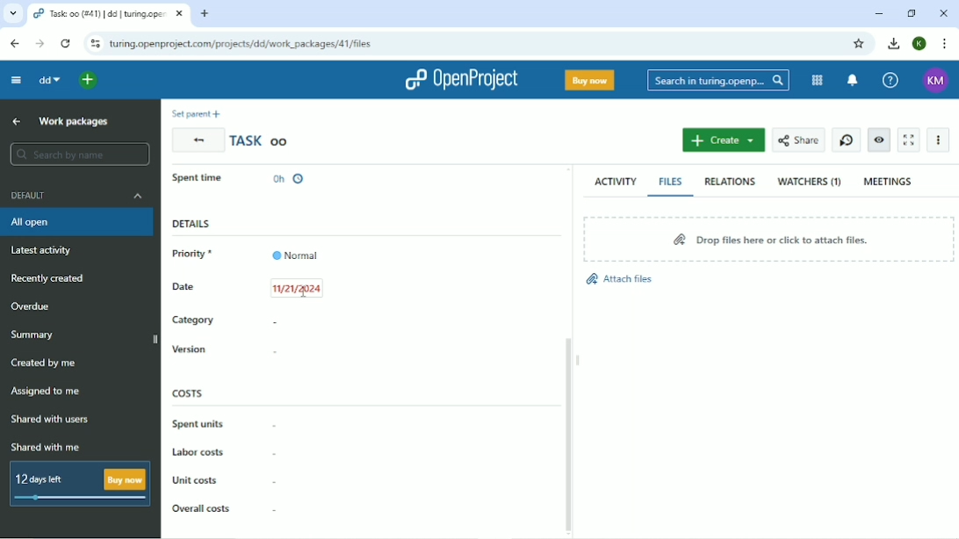 The image size is (959, 539). Describe the element at coordinates (200, 507) in the screenshot. I see `Overall costs` at that location.